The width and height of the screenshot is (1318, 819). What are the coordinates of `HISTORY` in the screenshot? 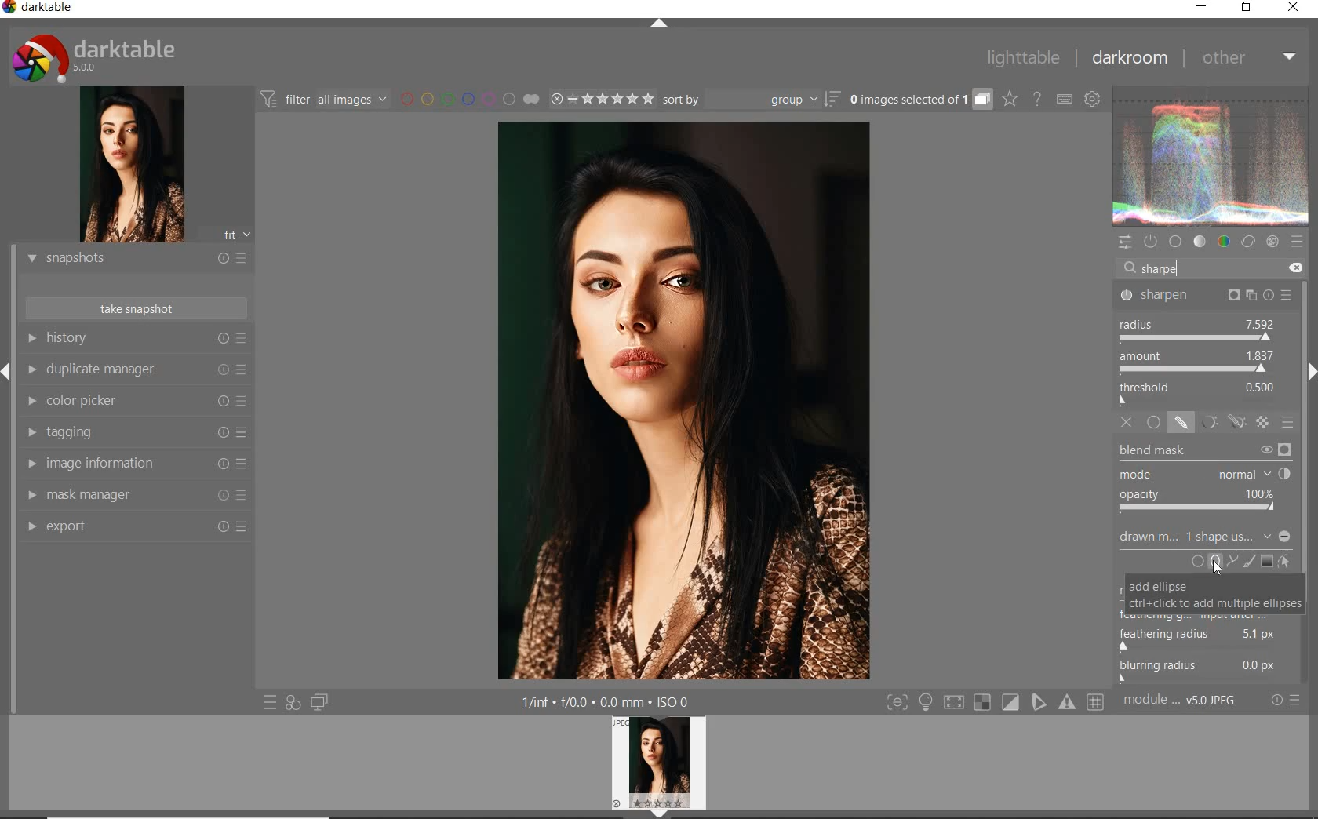 It's located at (136, 340).